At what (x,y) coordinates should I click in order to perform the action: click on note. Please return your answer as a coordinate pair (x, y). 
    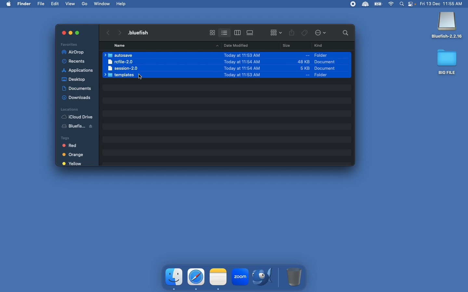
    Looking at the image, I should click on (218, 276).